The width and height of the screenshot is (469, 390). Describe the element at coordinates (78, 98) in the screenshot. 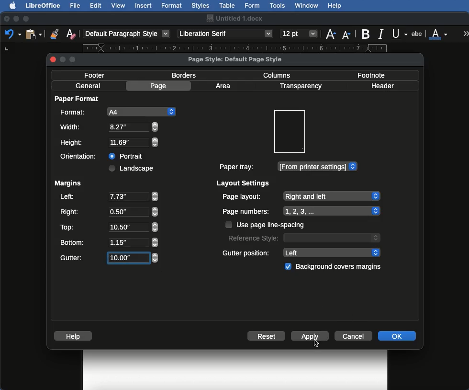

I see `Paper format` at that location.